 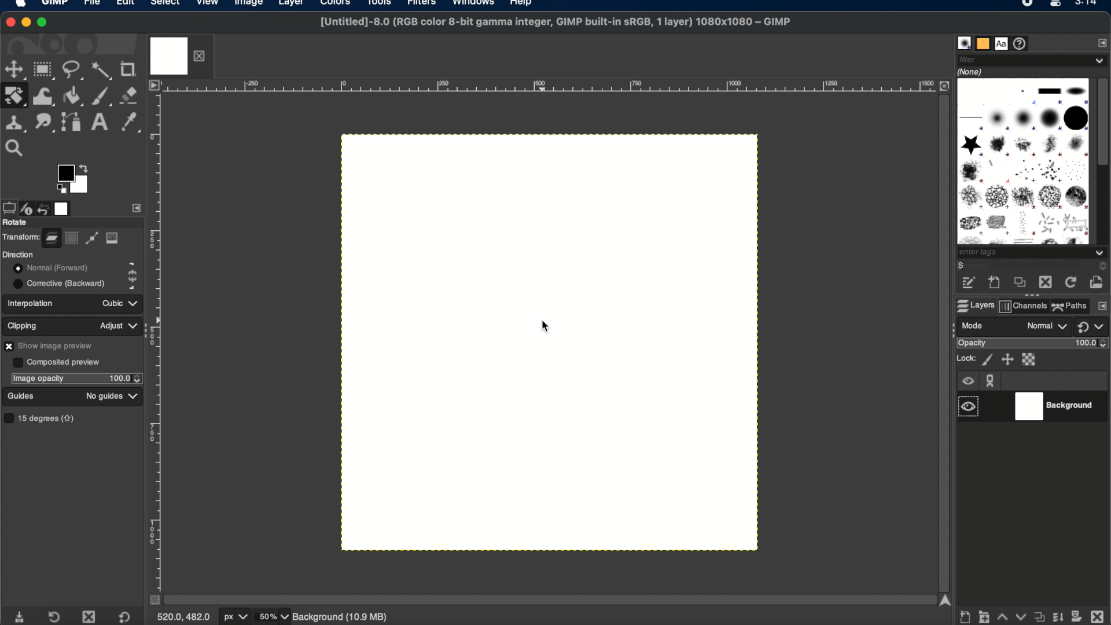 I want to click on channels, so click(x=1024, y=307).